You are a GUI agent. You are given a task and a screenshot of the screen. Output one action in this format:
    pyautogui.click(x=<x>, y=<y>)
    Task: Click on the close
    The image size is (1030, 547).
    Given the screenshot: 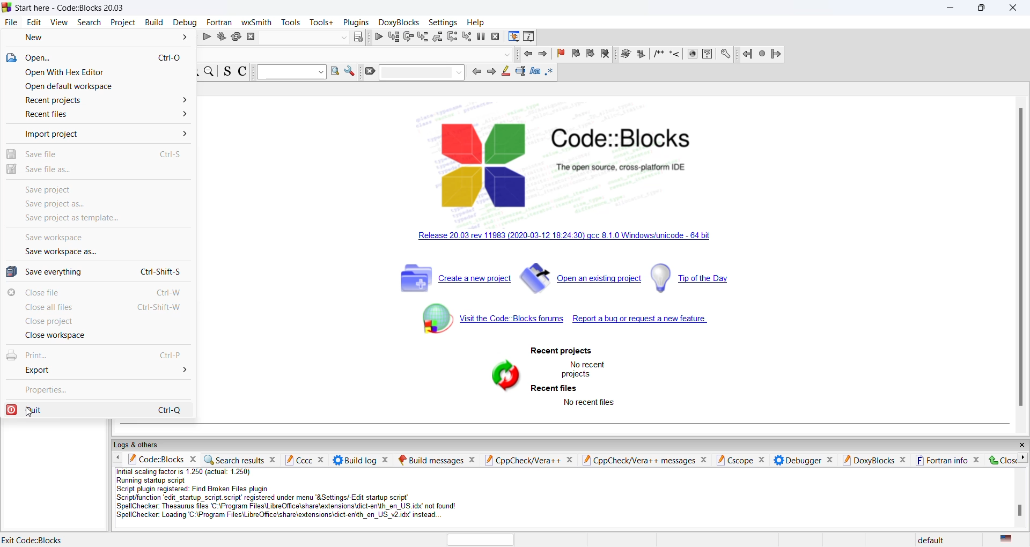 What is the action you would take?
    pyautogui.click(x=192, y=459)
    